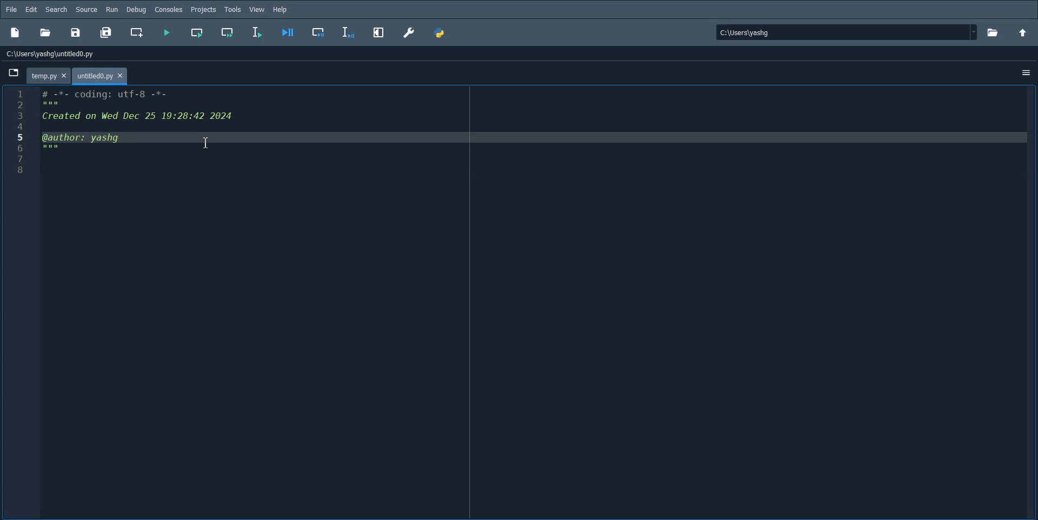  I want to click on View, so click(257, 9).